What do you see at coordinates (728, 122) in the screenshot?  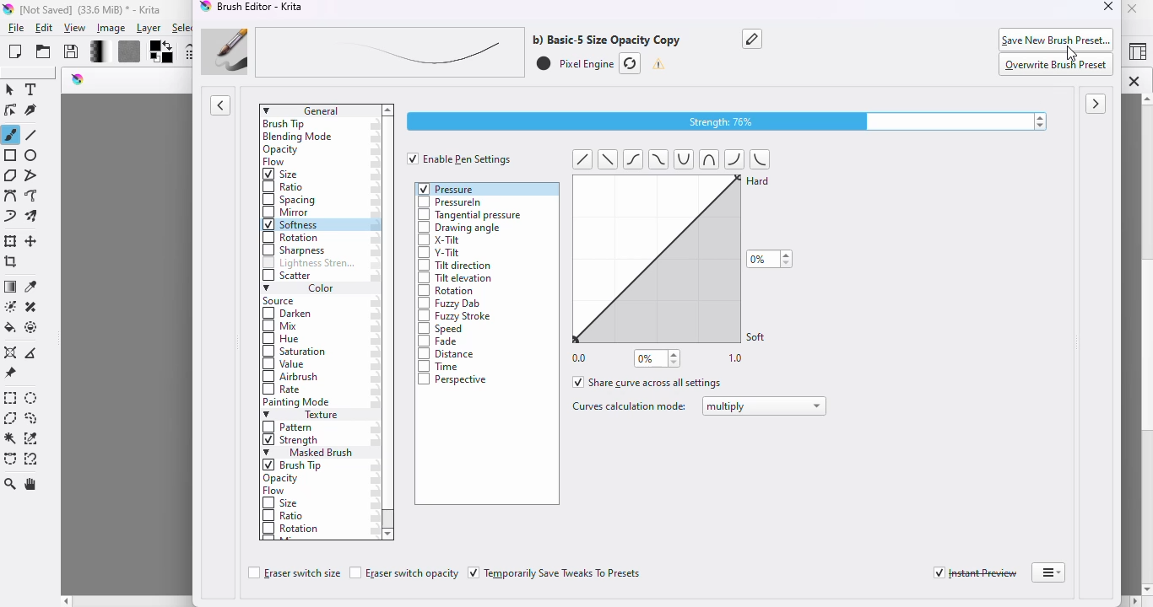 I see `strength 76%` at bounding box center [728, 122].